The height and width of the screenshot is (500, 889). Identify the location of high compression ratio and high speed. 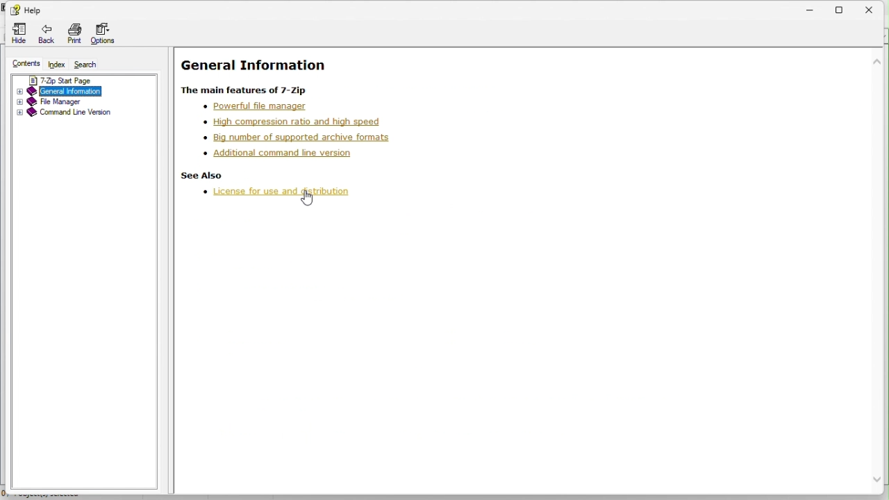
(294, 122).